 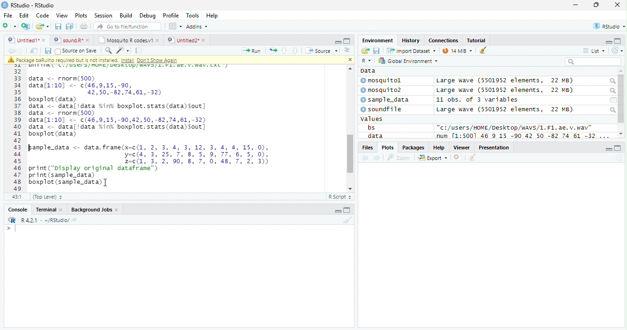 I want to click on R, so click(x=367, y=61).